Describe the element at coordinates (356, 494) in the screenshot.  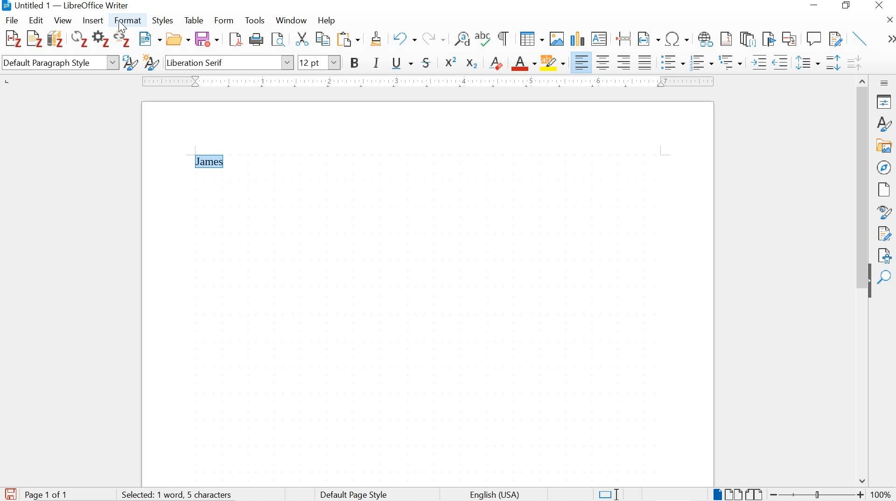
I see `default page style` at that location.